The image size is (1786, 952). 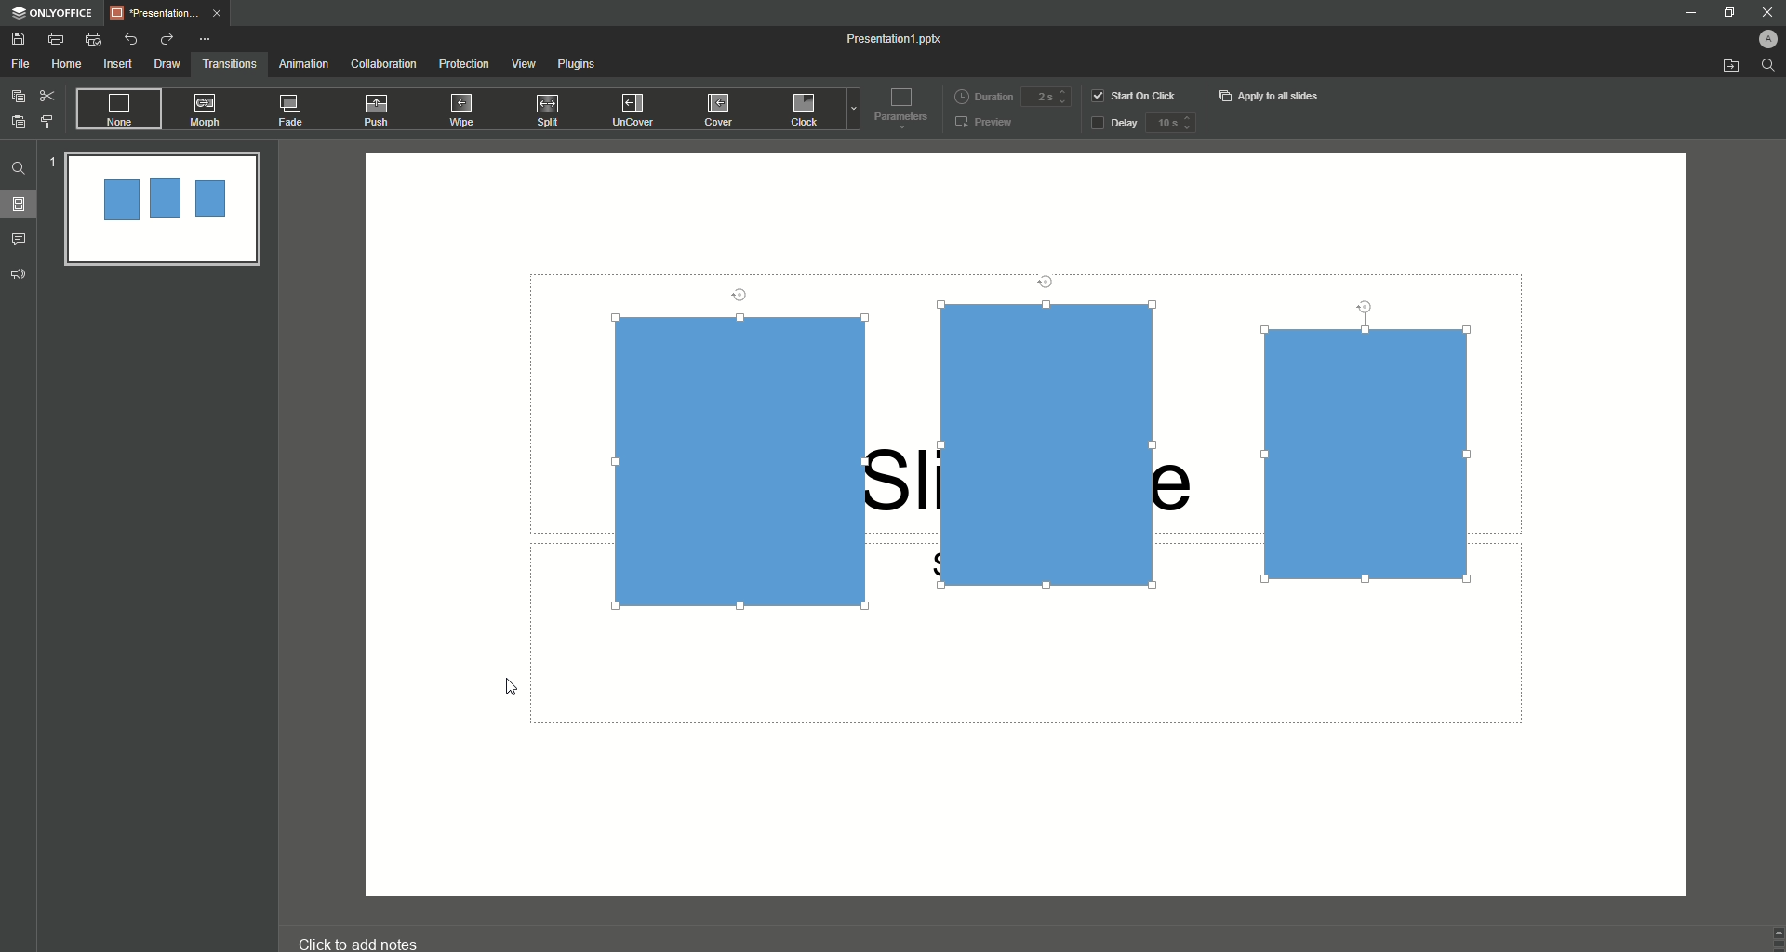 I want to click on Transitions, so click(x=230, y=62).